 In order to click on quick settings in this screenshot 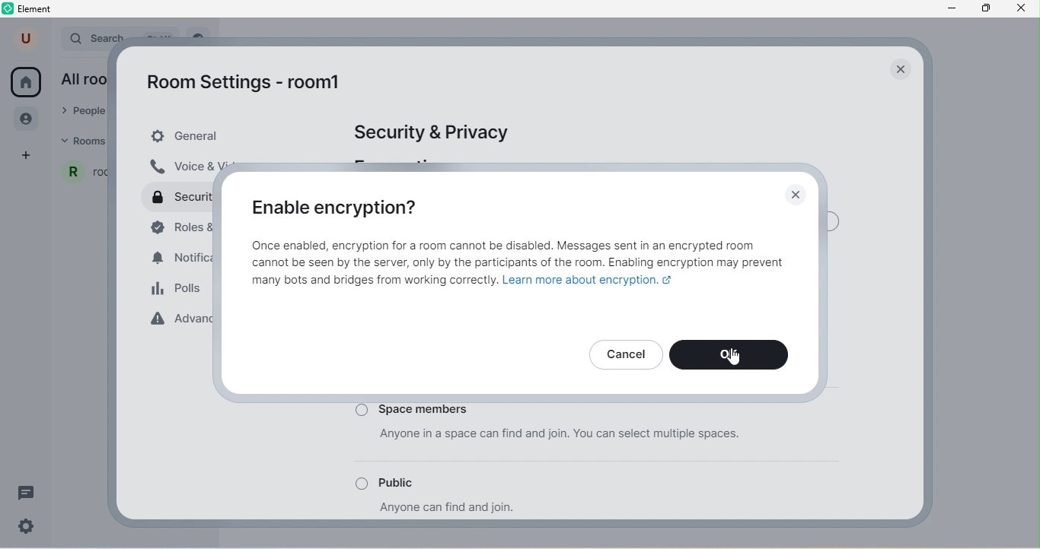, I will do `click(31, 527)`.